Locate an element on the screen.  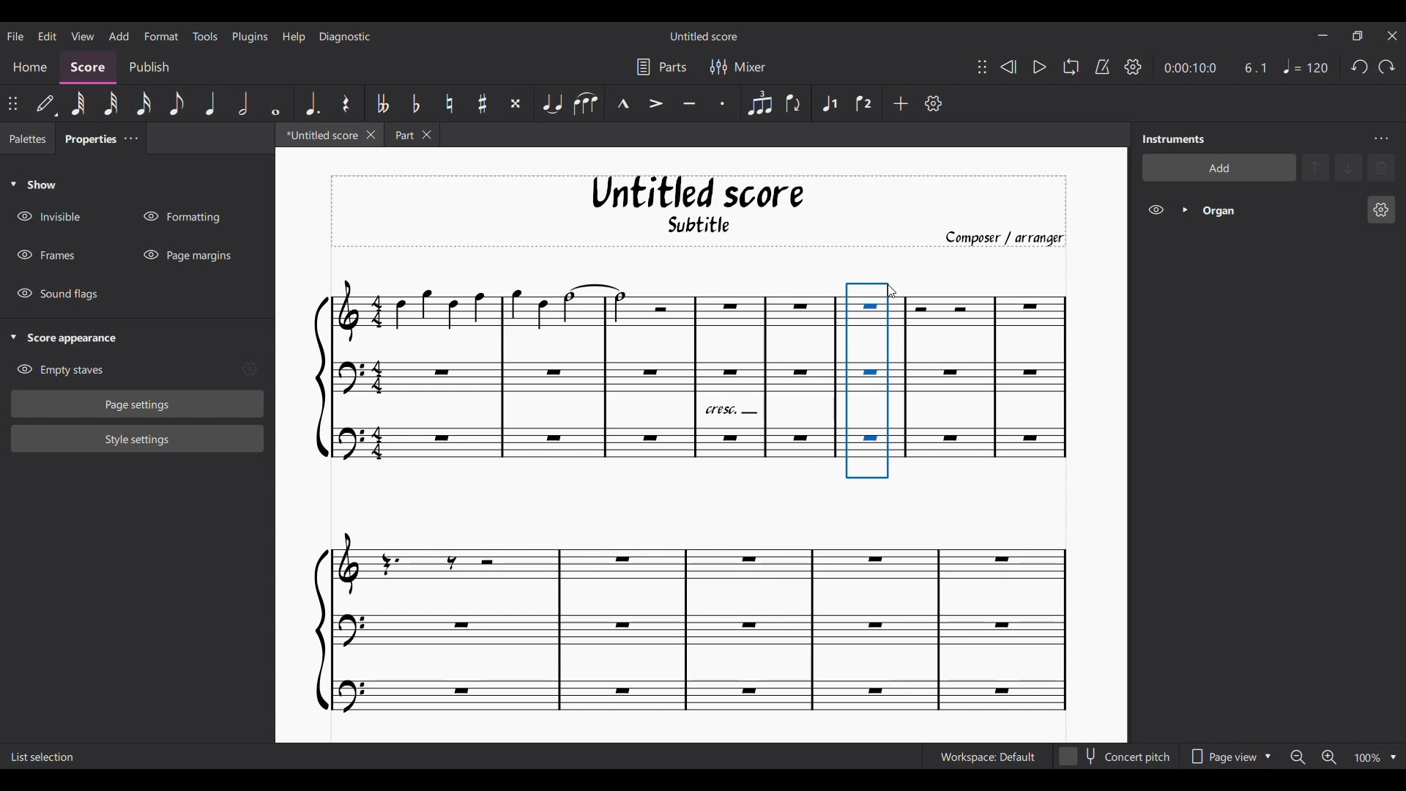
Collapse Show is located at coordinates (33, 184).